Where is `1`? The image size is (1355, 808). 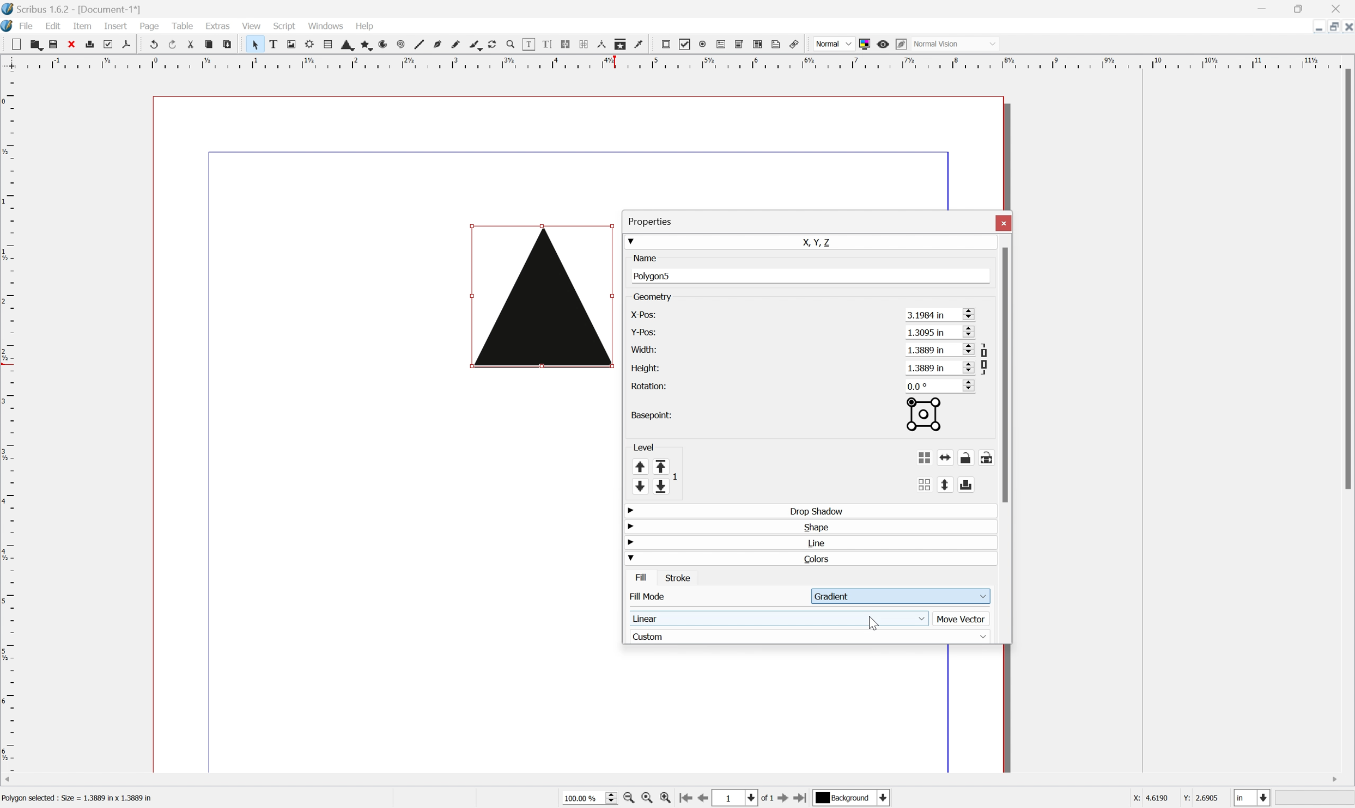 1 is located at coordinates (728, 798).